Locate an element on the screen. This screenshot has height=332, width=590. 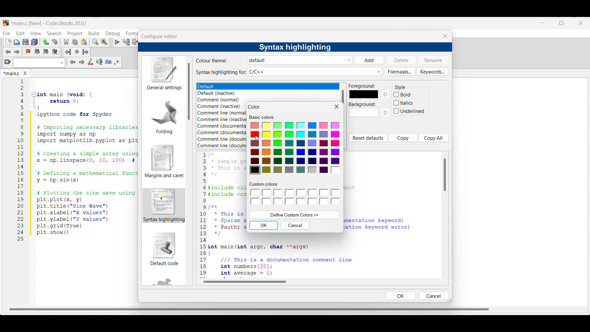
Run to cursor is located at coordinates (126, 42).